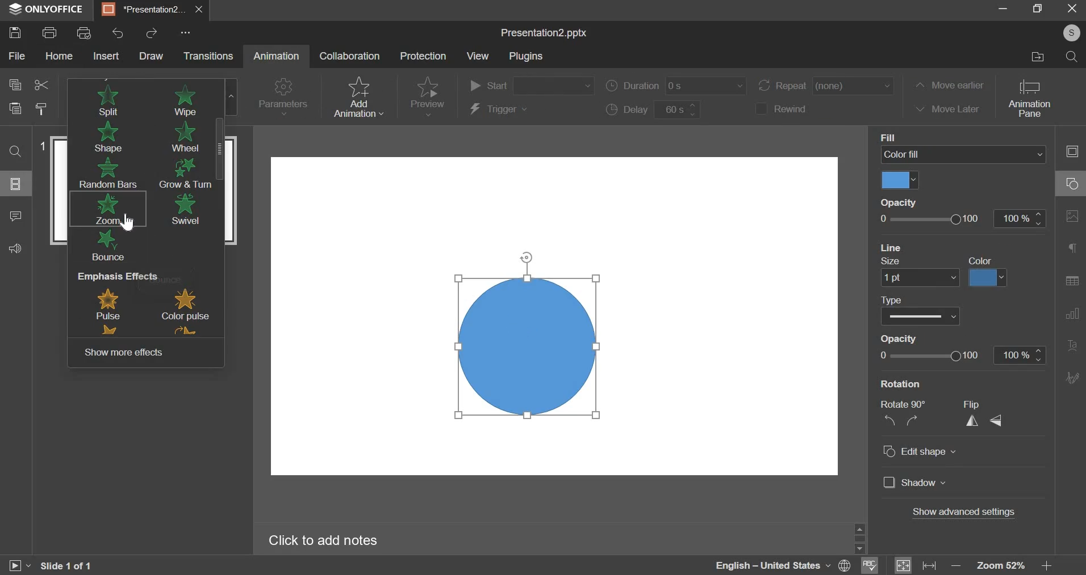  What do you see at coordinates (1070, 264) in the screenshot?
I see `right side bar` at bounding box center [1070, 264].